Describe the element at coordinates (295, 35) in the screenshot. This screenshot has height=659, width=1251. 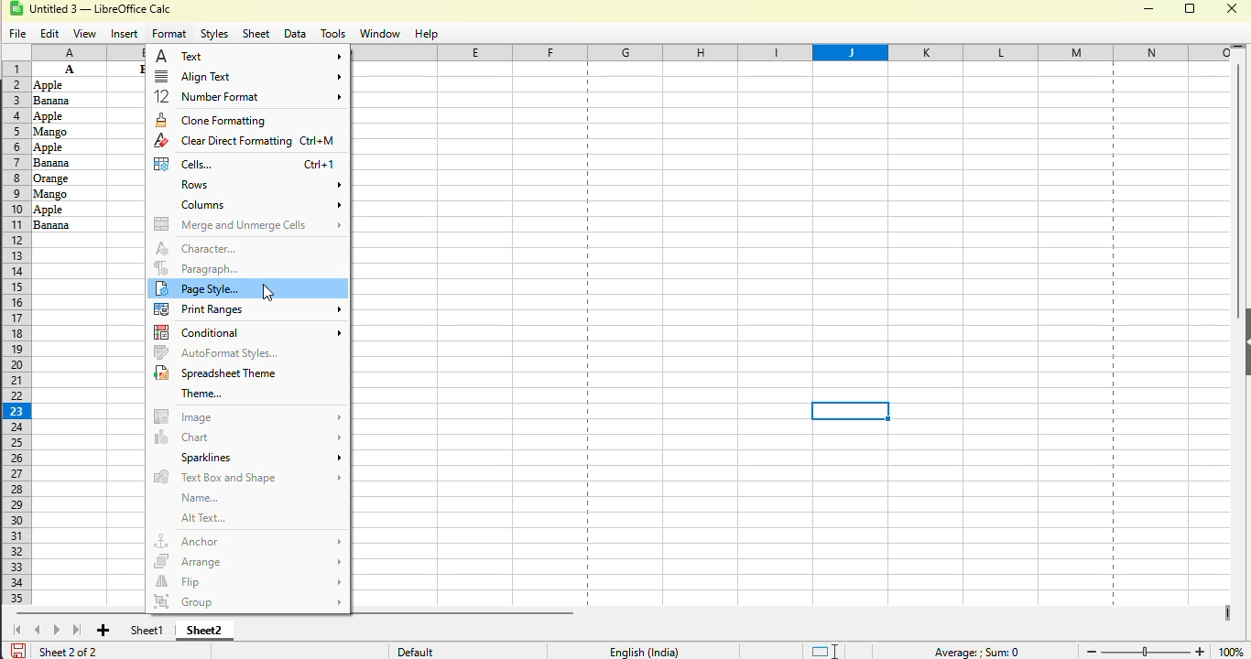
I see `data` at that location.